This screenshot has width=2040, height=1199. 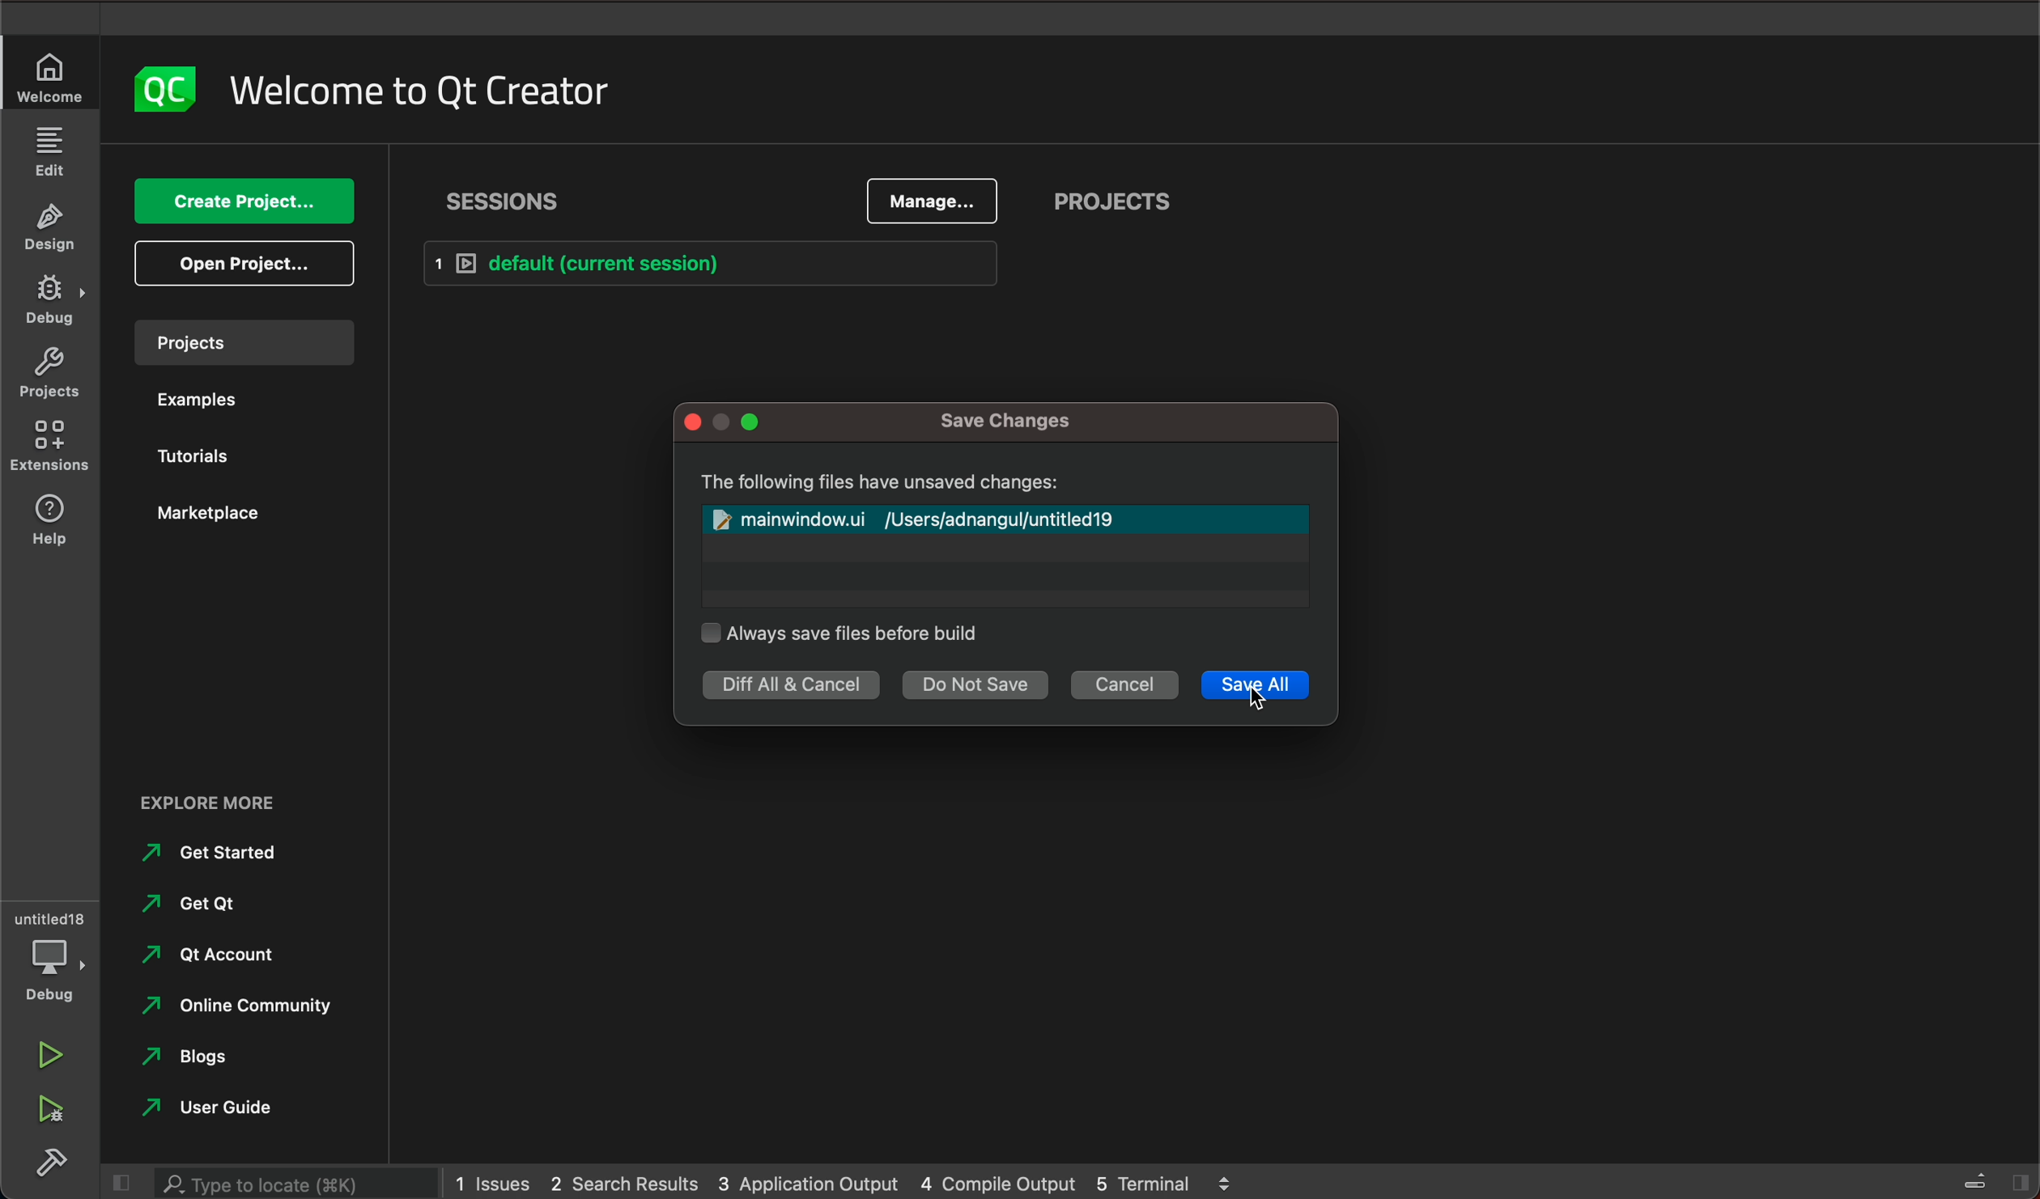 What do you see at coordinates (254, 344) in the screenshot?
I see `projects` at bounding box center [254, 344].